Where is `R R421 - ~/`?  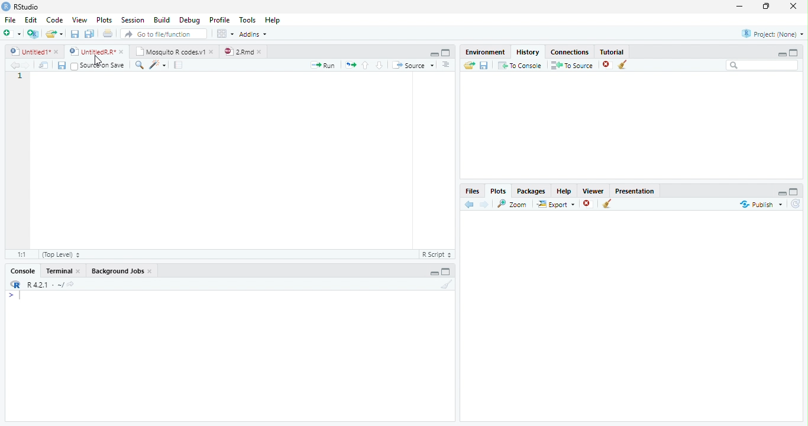
R R421 - ~/ is located at coordinates (41, 285).